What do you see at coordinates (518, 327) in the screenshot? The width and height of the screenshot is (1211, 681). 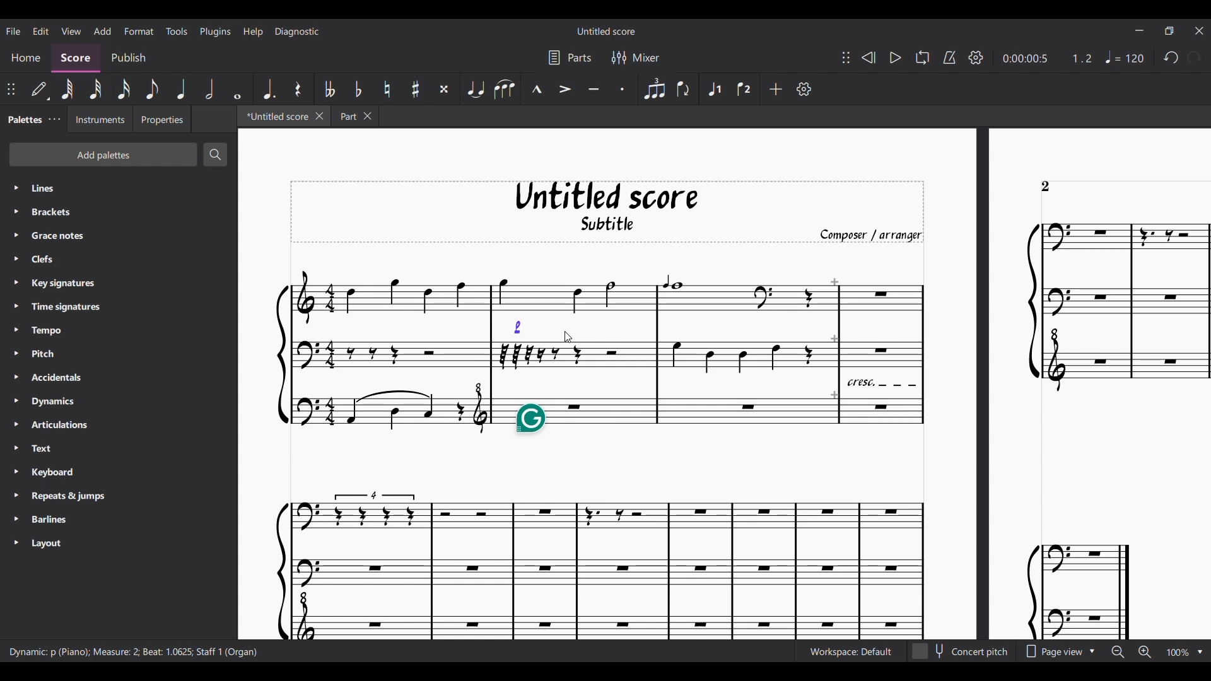 I see `Dynamic marking attached to new position` at bounding box center [518, 327].